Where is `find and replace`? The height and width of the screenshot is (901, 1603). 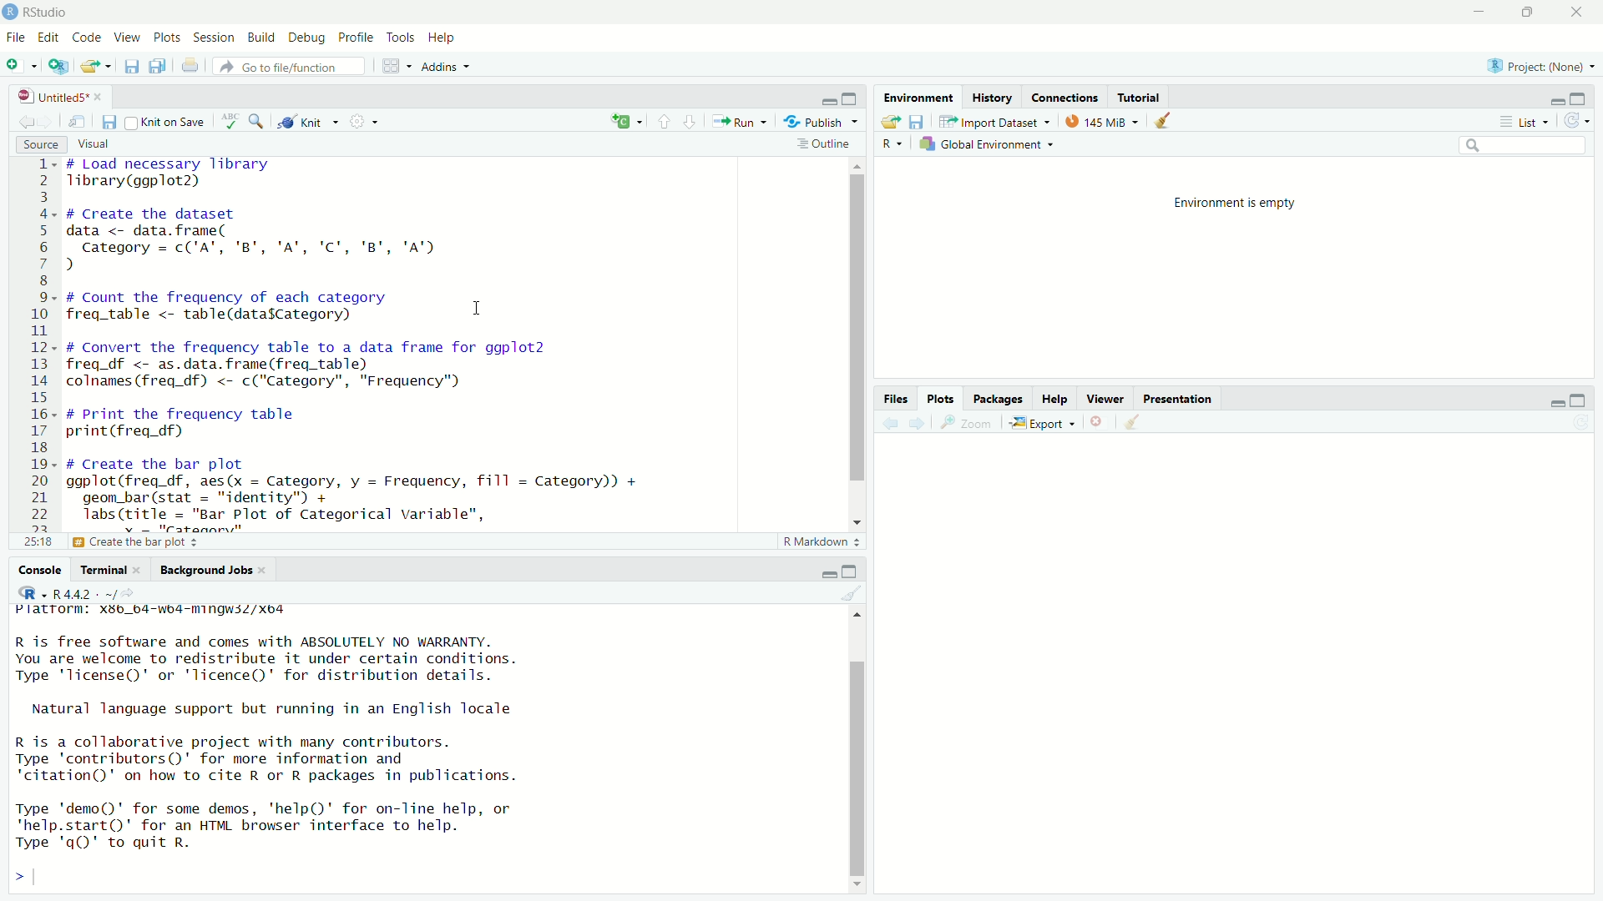 find and replace is located at coordinates (257, 123).